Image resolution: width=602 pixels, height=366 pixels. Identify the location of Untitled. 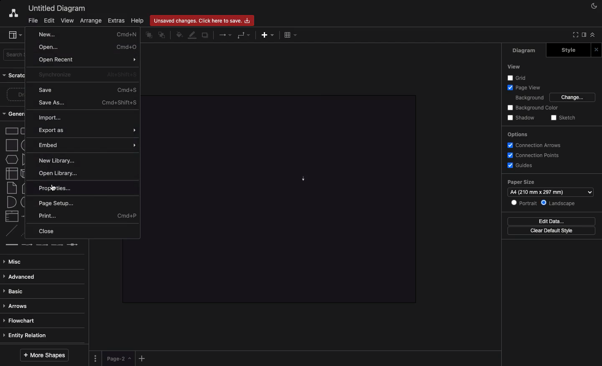
(55, 8).